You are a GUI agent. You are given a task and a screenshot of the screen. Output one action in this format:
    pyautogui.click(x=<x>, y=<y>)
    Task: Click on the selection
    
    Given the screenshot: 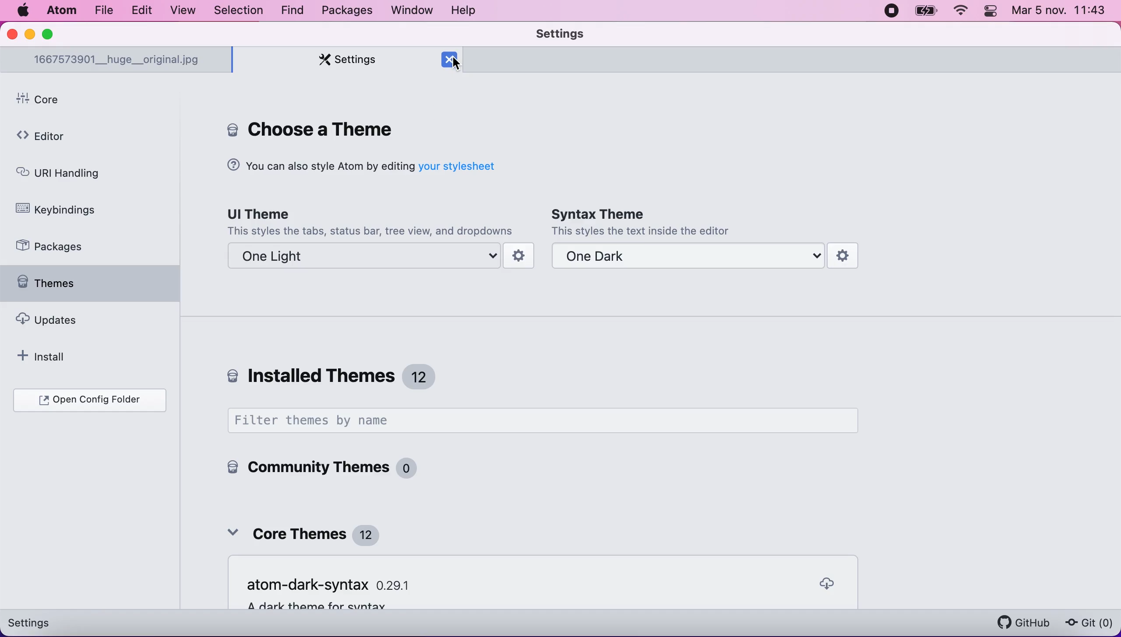 What is the action you would take?
    pyautogui.click(x=237, y=10)
    